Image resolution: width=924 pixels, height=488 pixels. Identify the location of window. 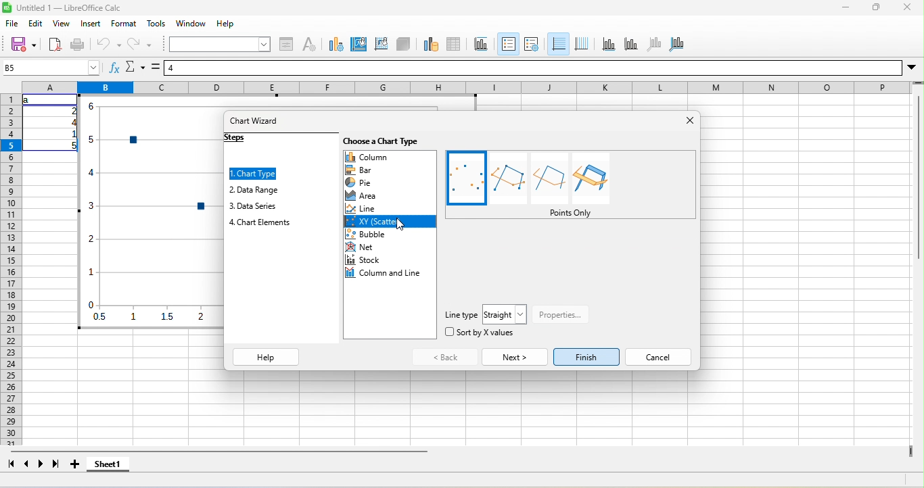
(191, 24).